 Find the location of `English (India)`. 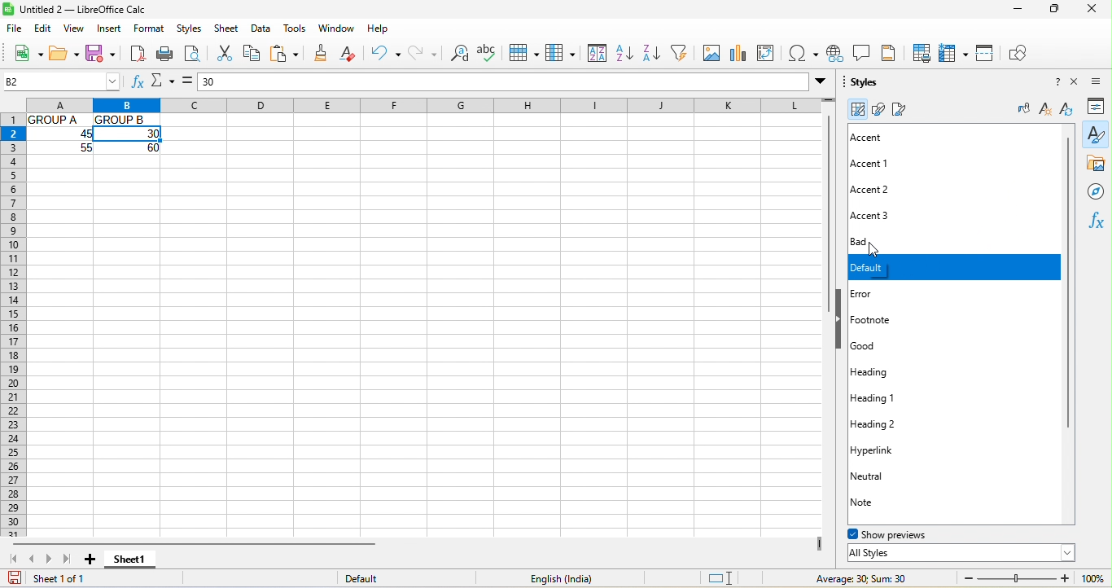

English (India) is located at coordinates (558, 579).